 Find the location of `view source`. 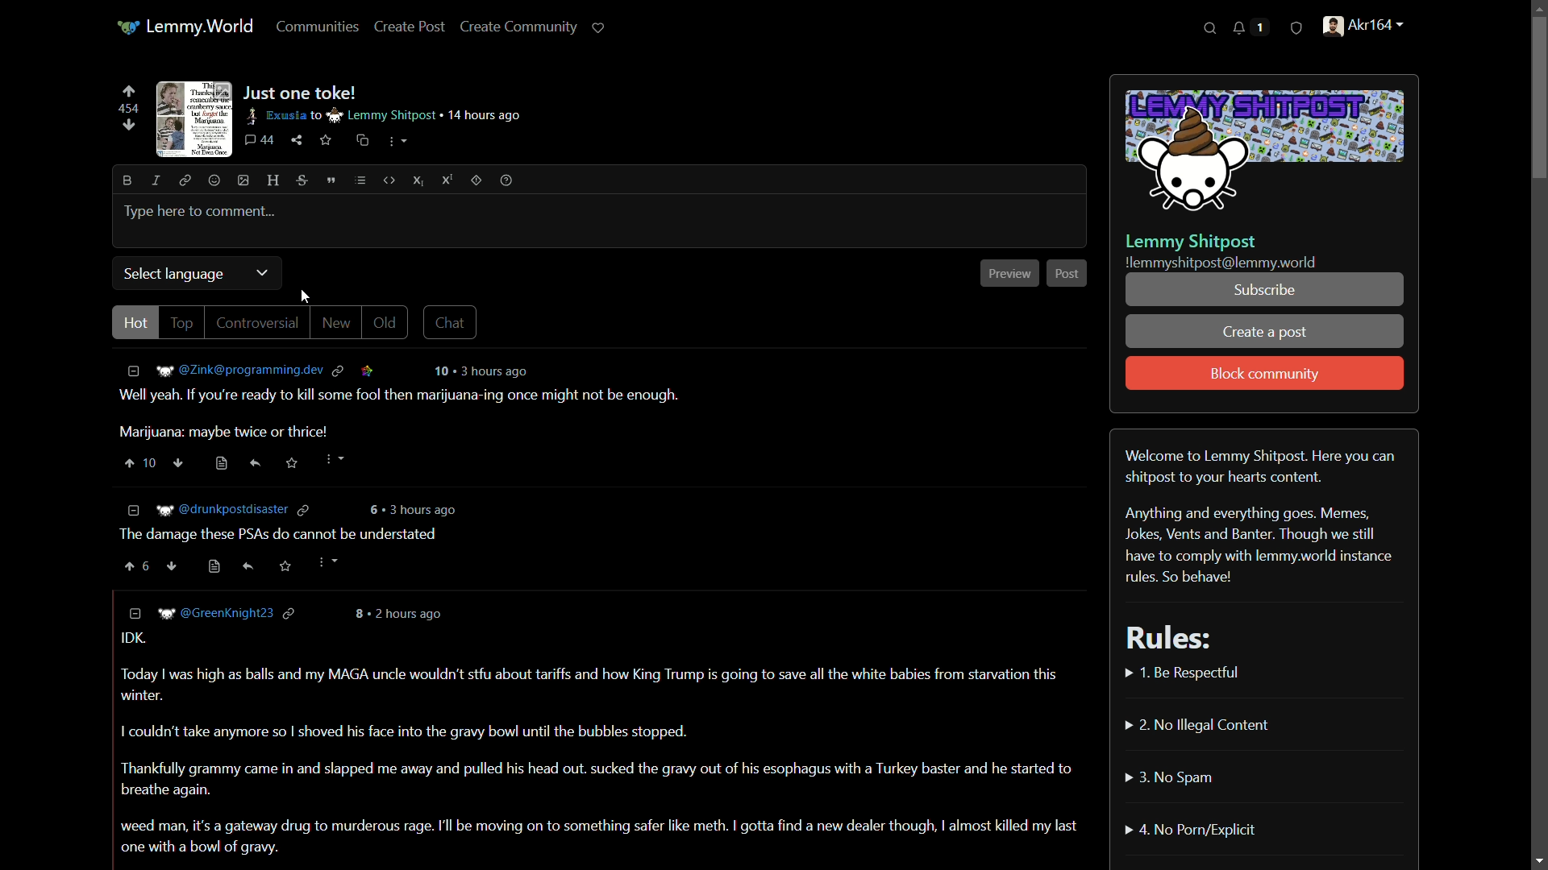

view source is located at coordinates (214, 566).